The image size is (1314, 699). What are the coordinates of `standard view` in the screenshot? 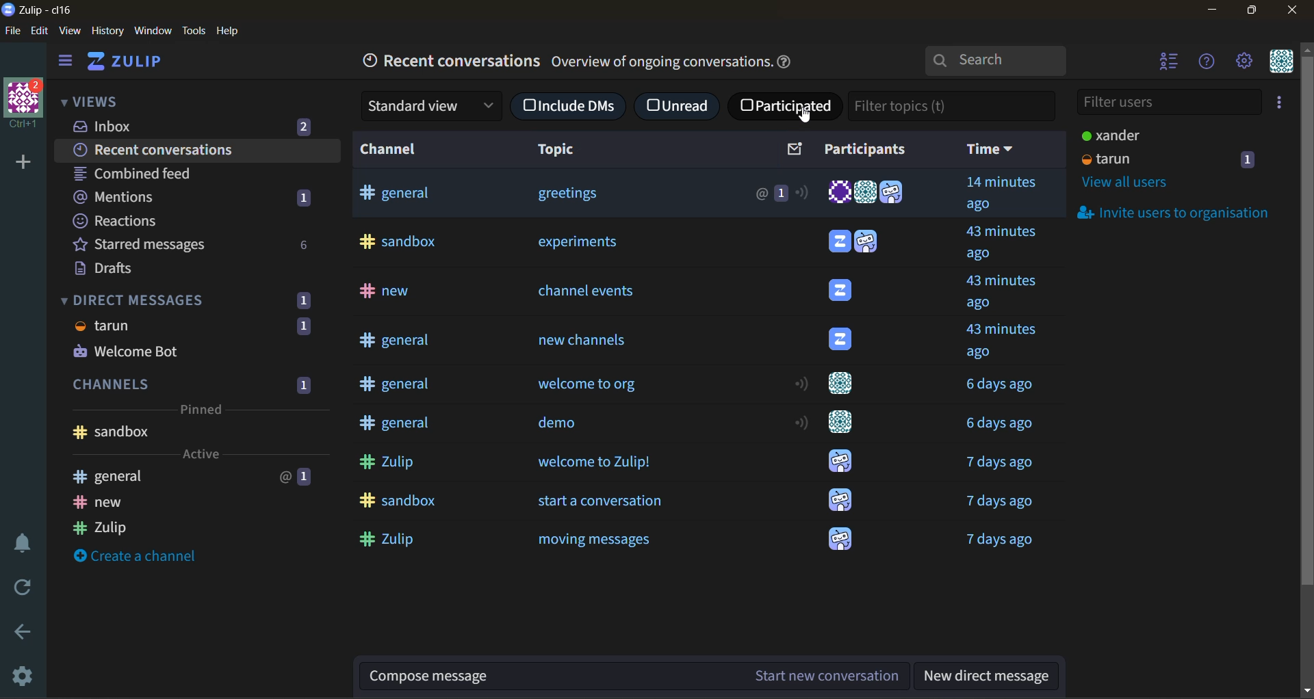 It's located at (436, 106).